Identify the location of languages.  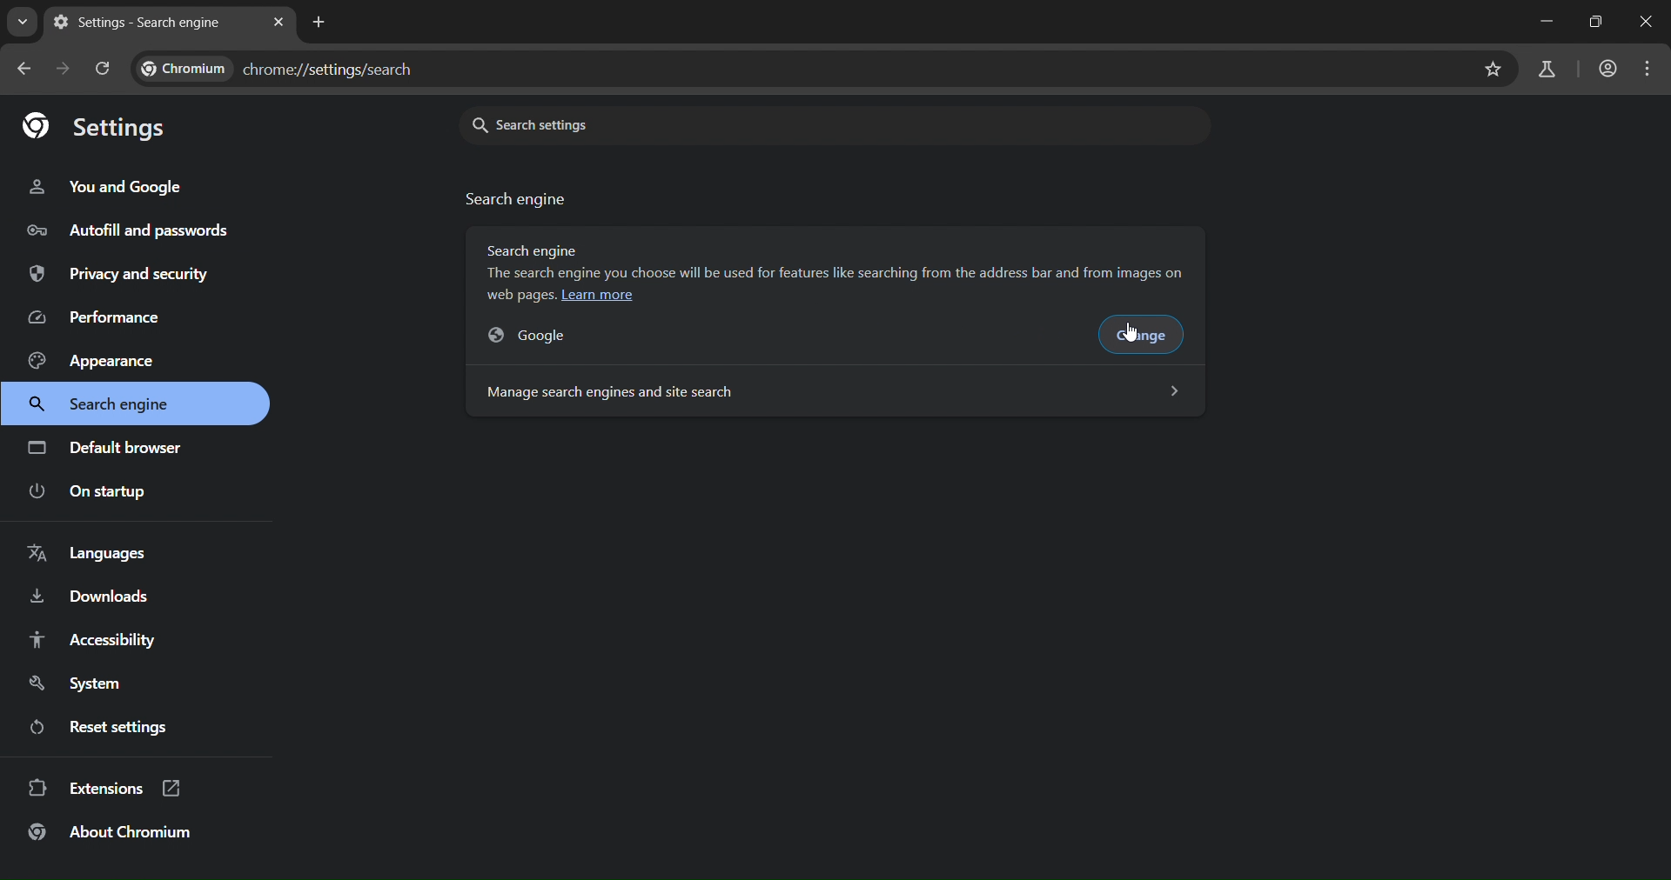
(94, 557).